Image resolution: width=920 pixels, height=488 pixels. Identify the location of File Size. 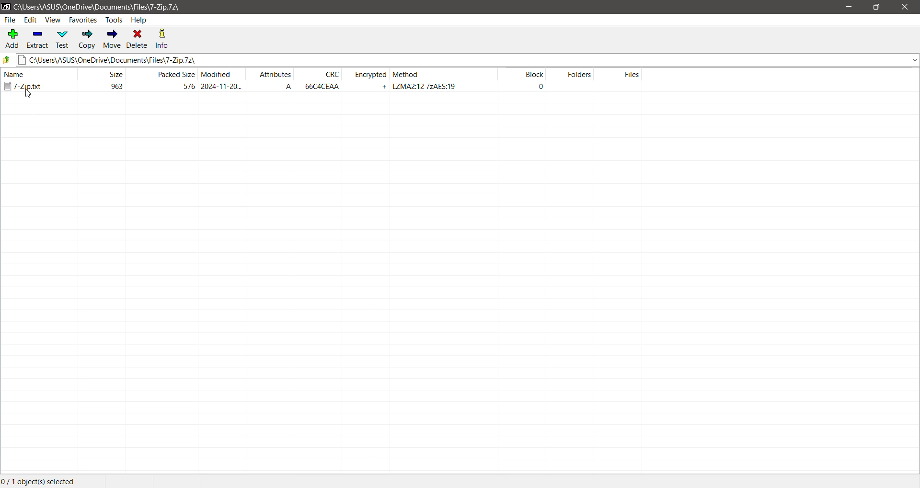
(102, 80).